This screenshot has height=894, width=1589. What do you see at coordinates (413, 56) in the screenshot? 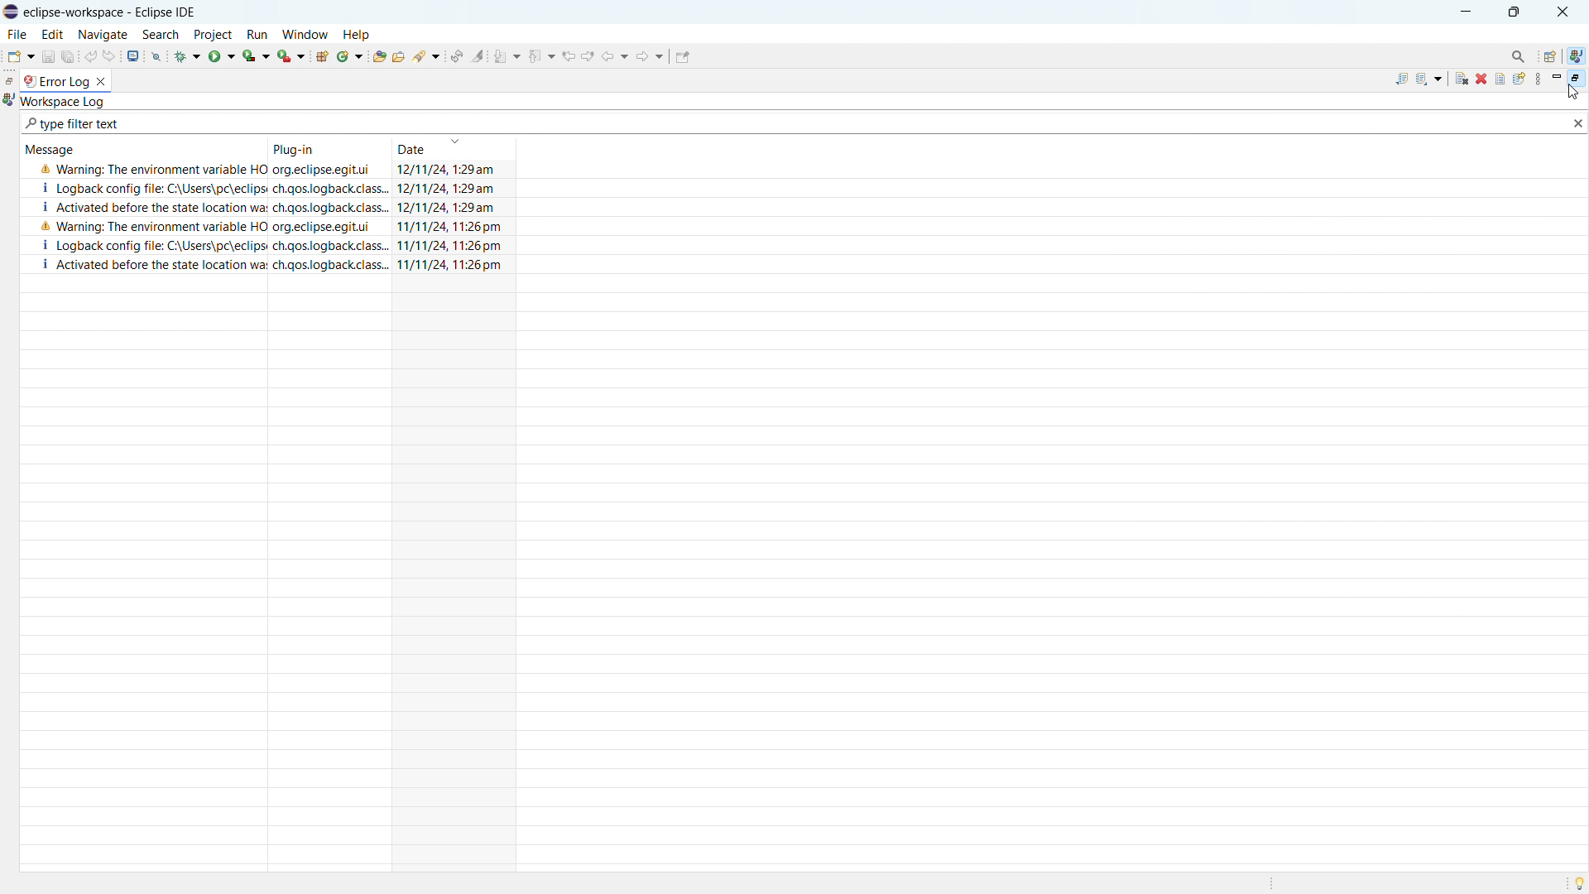
I see `open task` at bounding box center [413, 56].